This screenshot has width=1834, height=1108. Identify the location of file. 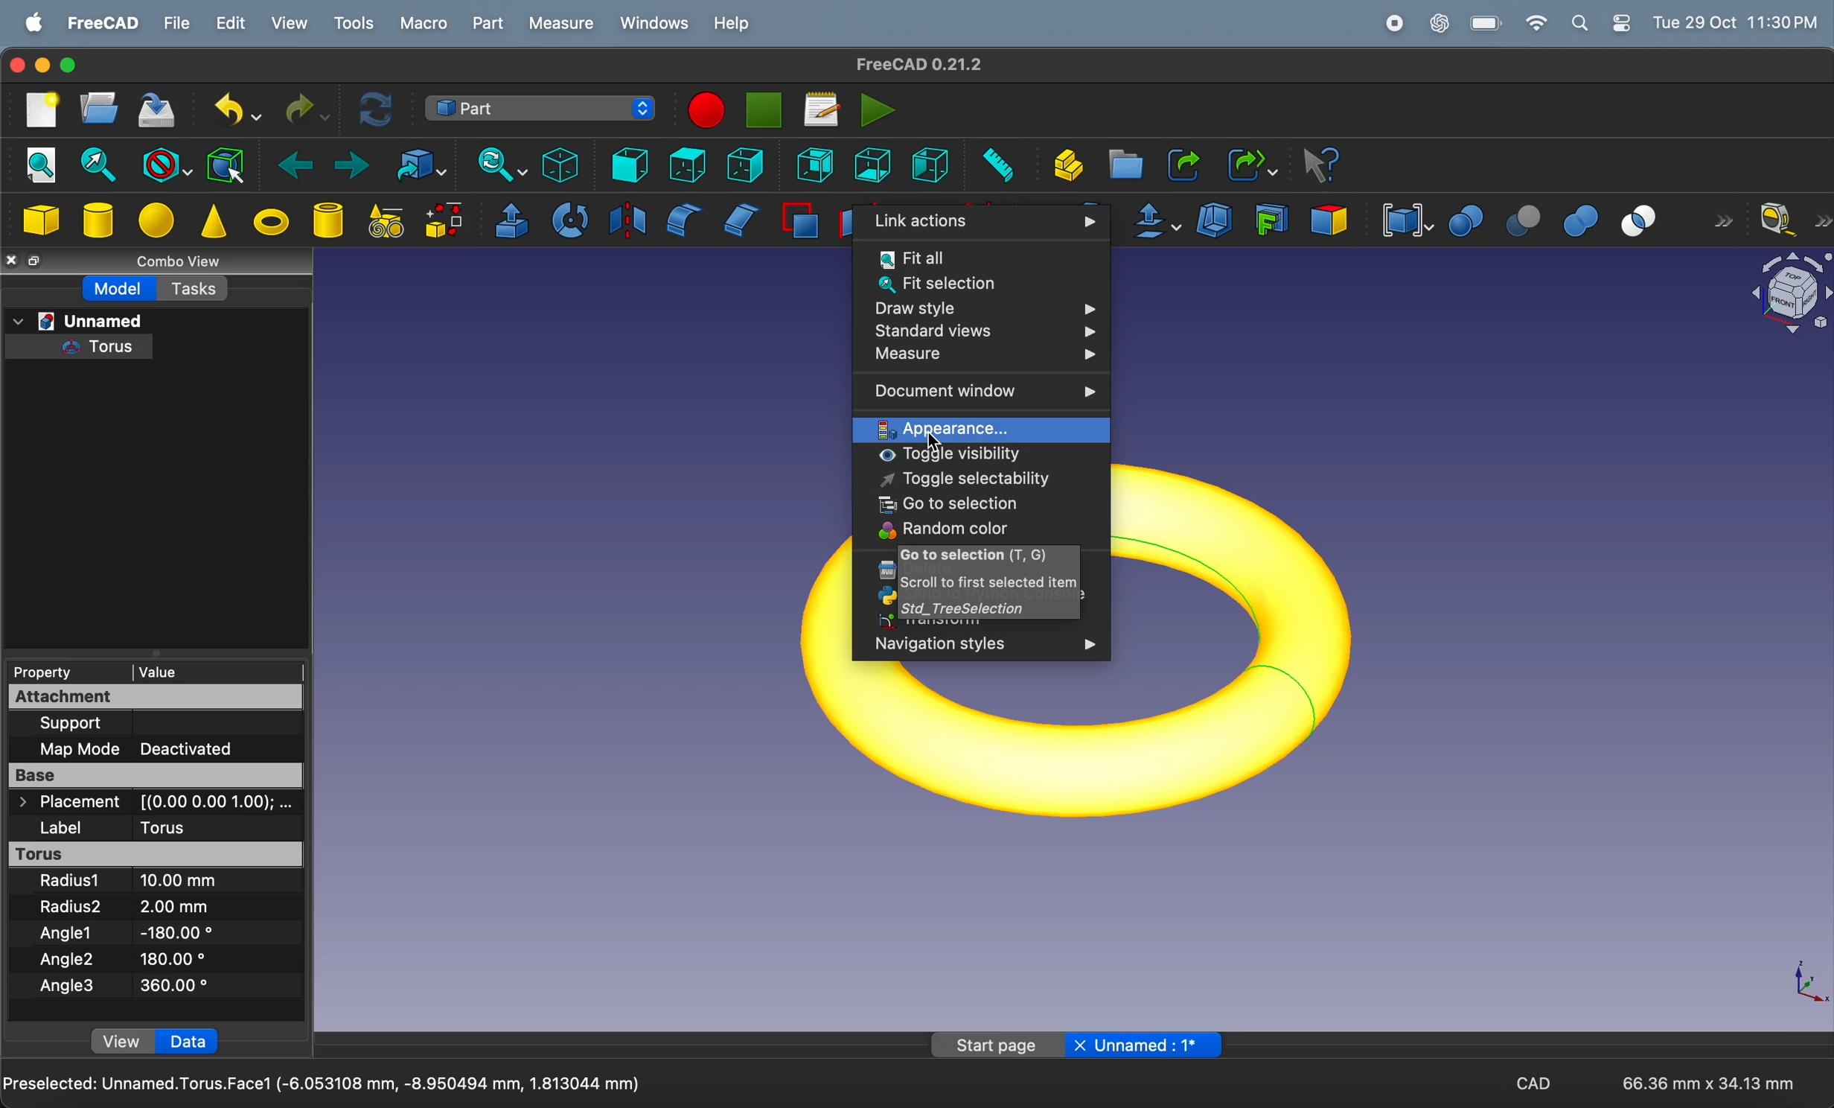
(176, 23).